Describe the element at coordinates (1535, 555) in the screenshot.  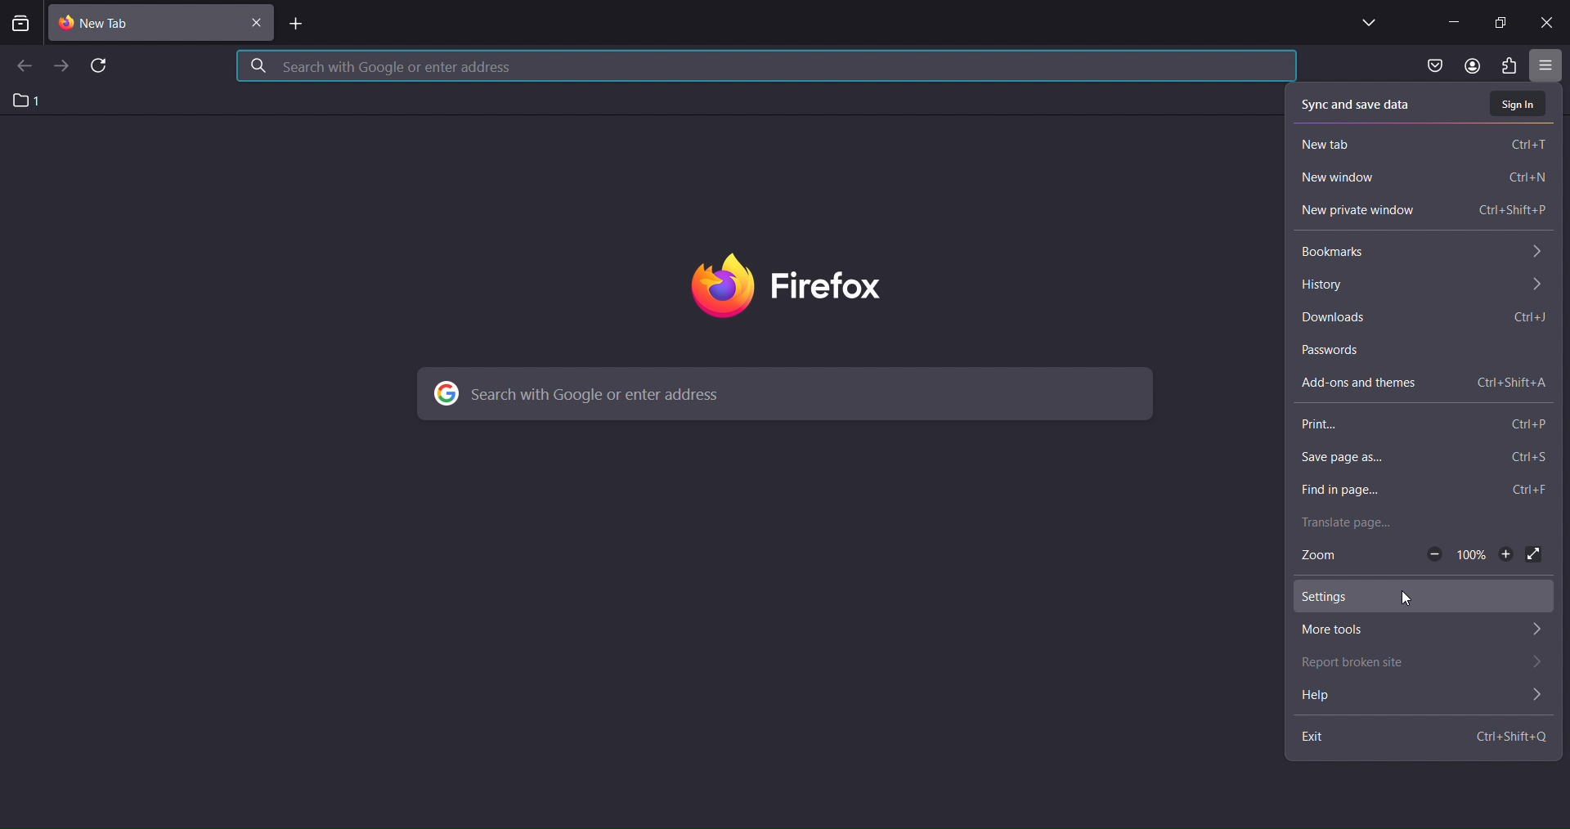
I see `display full screen` at that location.